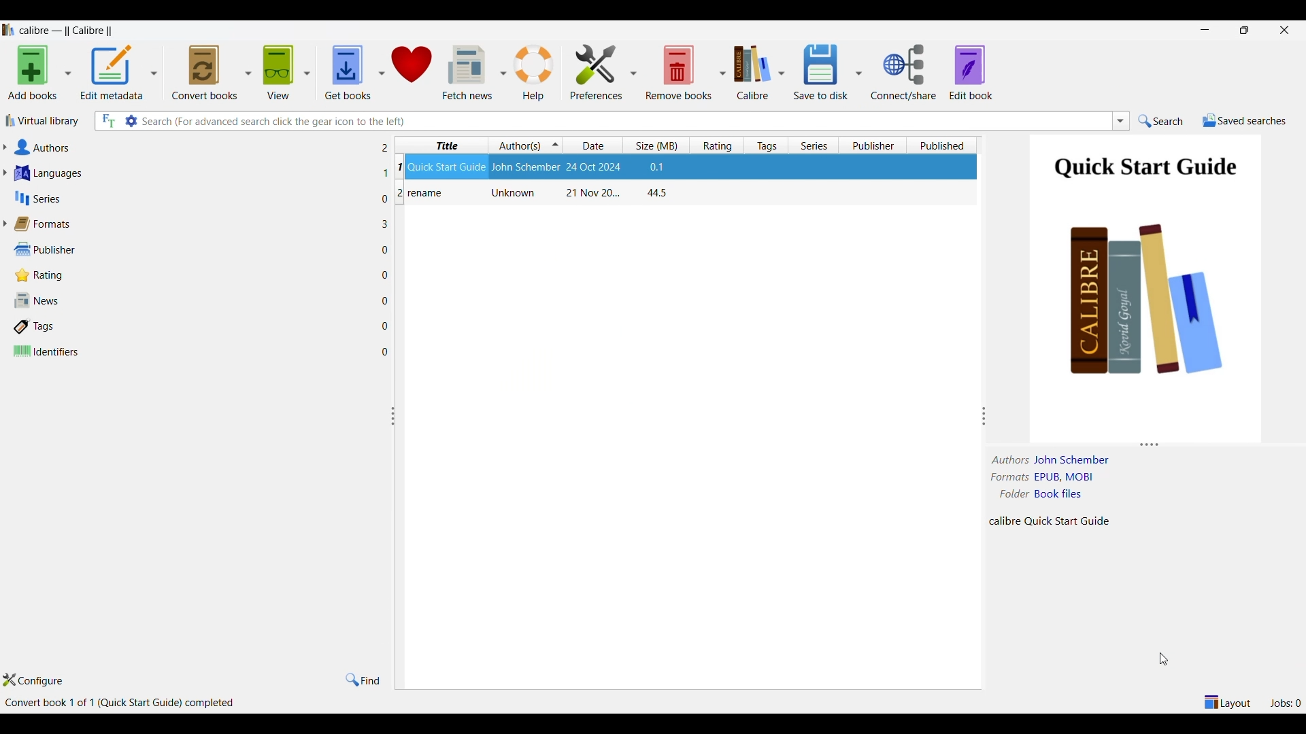 This screenshot has height=734, width=1306. Describe the element at coordinates (122, 704) in the screenshot. I see `Details about software` at that location.